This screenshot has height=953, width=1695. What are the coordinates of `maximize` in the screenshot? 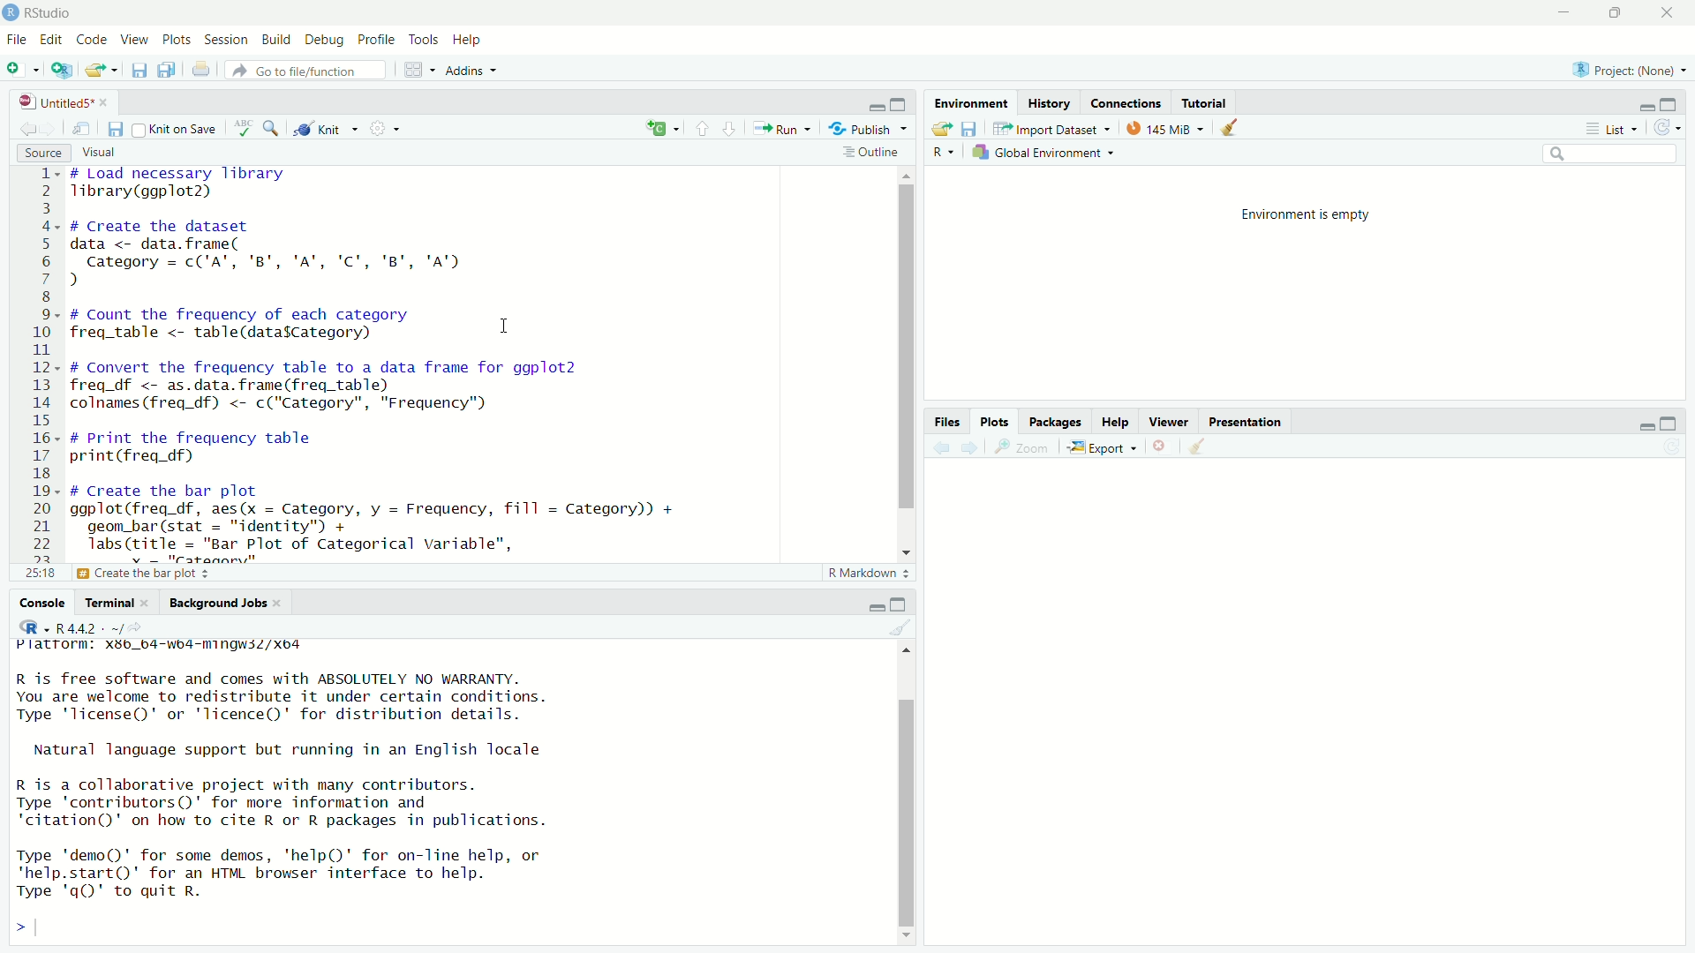 It's located at (1670, 105).